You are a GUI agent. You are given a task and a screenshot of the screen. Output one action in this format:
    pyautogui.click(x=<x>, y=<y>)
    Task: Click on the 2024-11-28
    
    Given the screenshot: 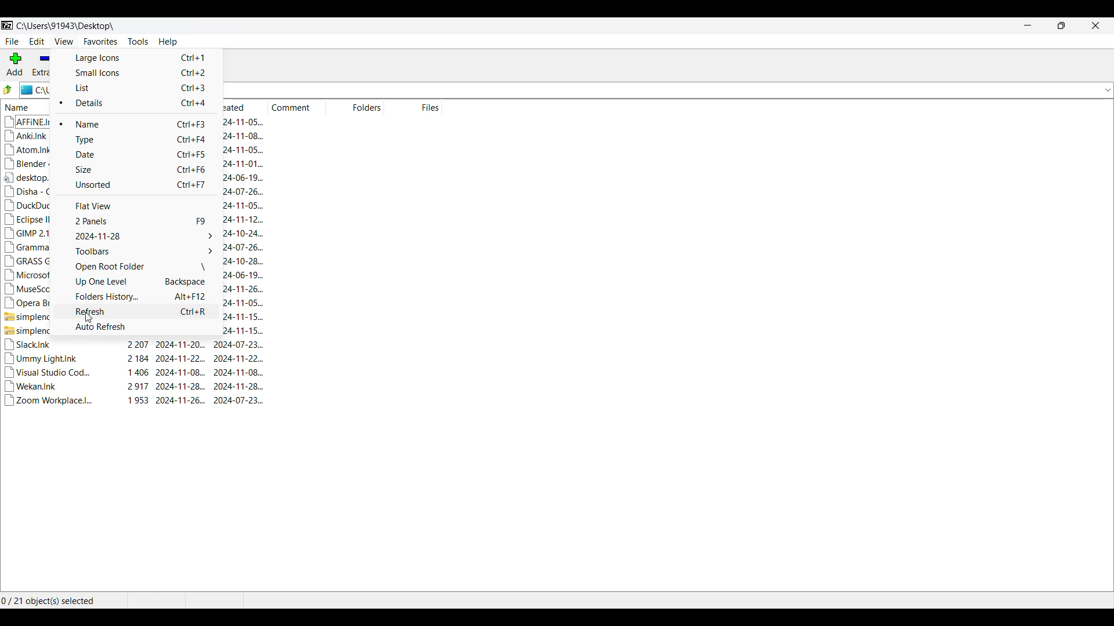 What is the action you would take?
    pyautogui.click(x=135, y=236)
    